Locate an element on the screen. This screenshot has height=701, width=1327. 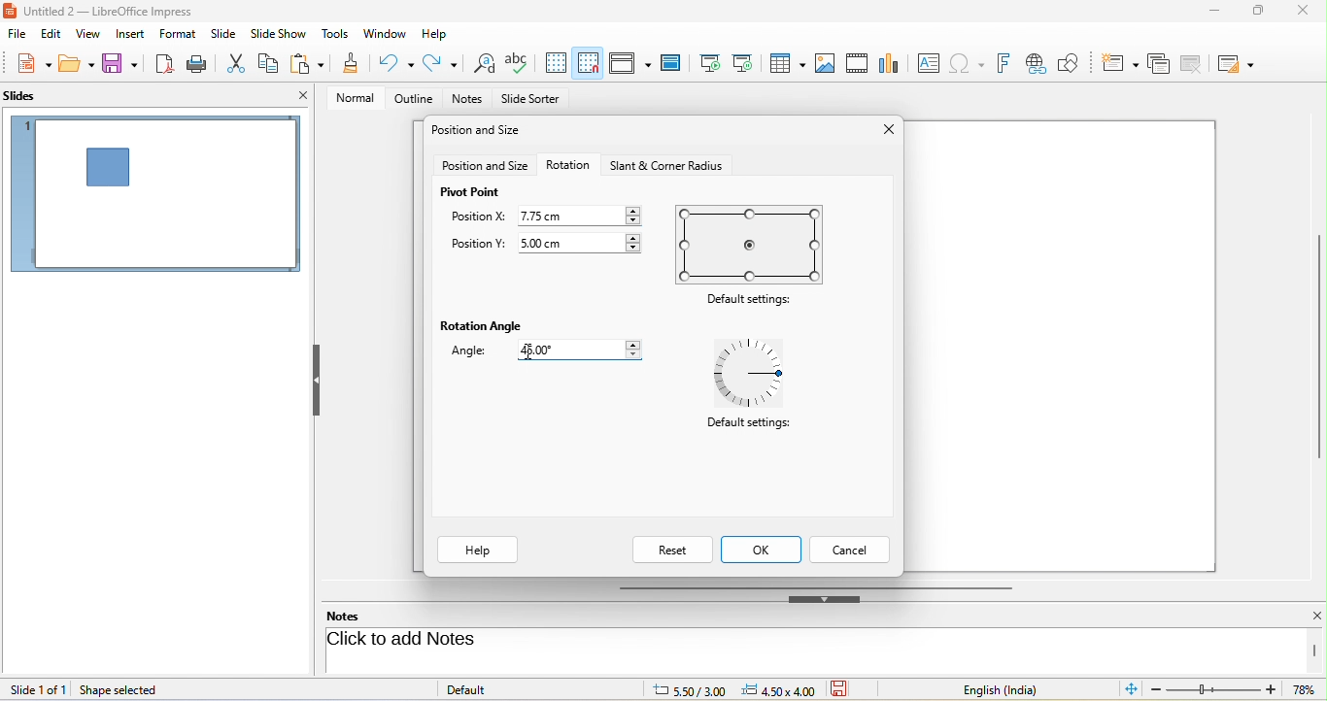
hyperlink is located at coordinates (1039, 64).